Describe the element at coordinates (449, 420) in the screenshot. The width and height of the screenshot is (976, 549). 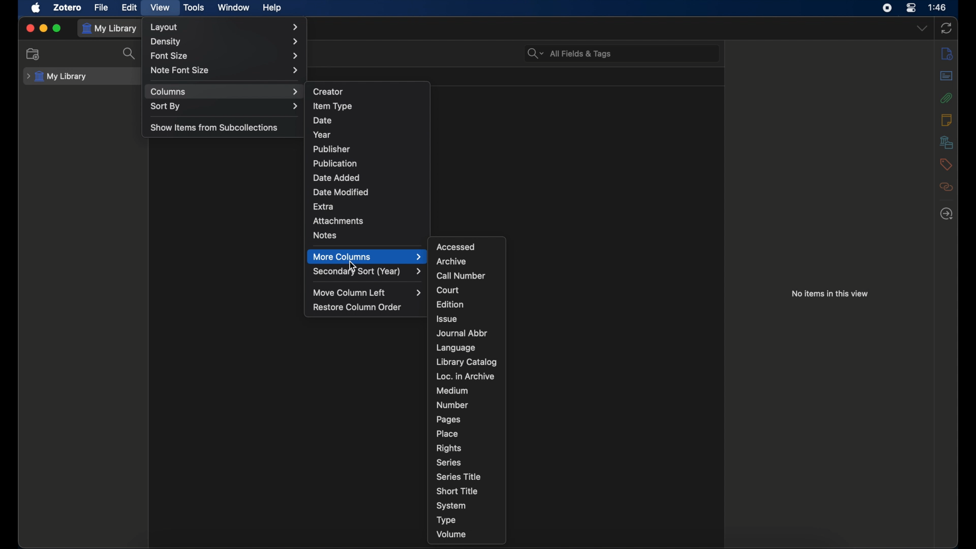
I see `pages` at that location.